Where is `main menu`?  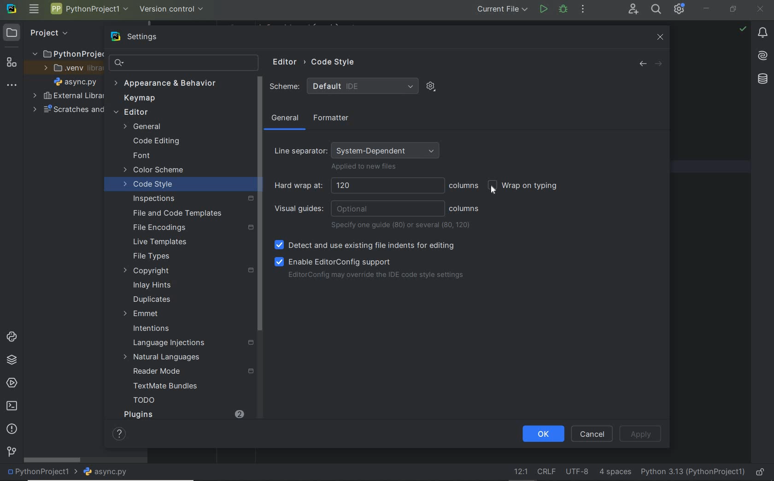 main menu is located at coordinates (35, 10).